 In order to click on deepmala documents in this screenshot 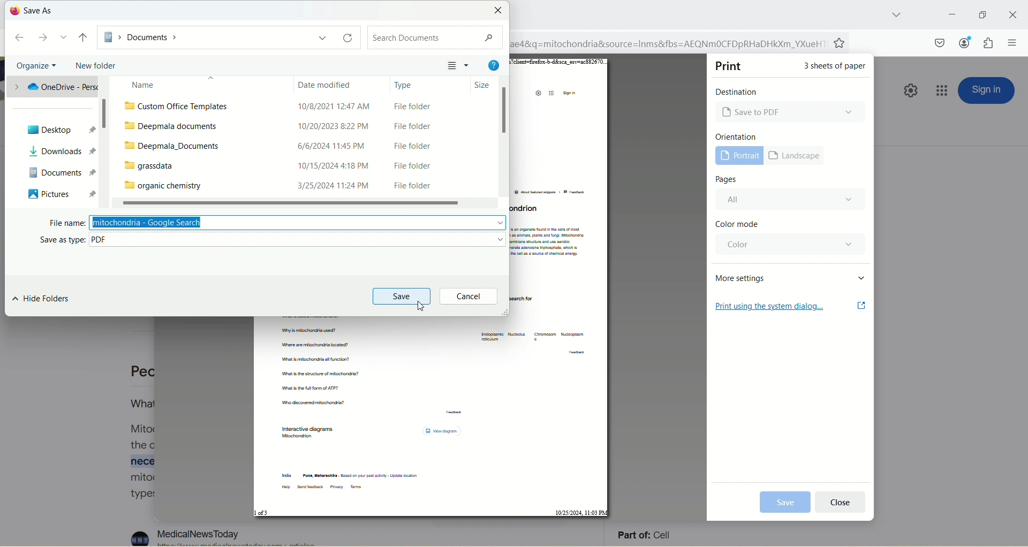, I will do `click(304, 125)`.